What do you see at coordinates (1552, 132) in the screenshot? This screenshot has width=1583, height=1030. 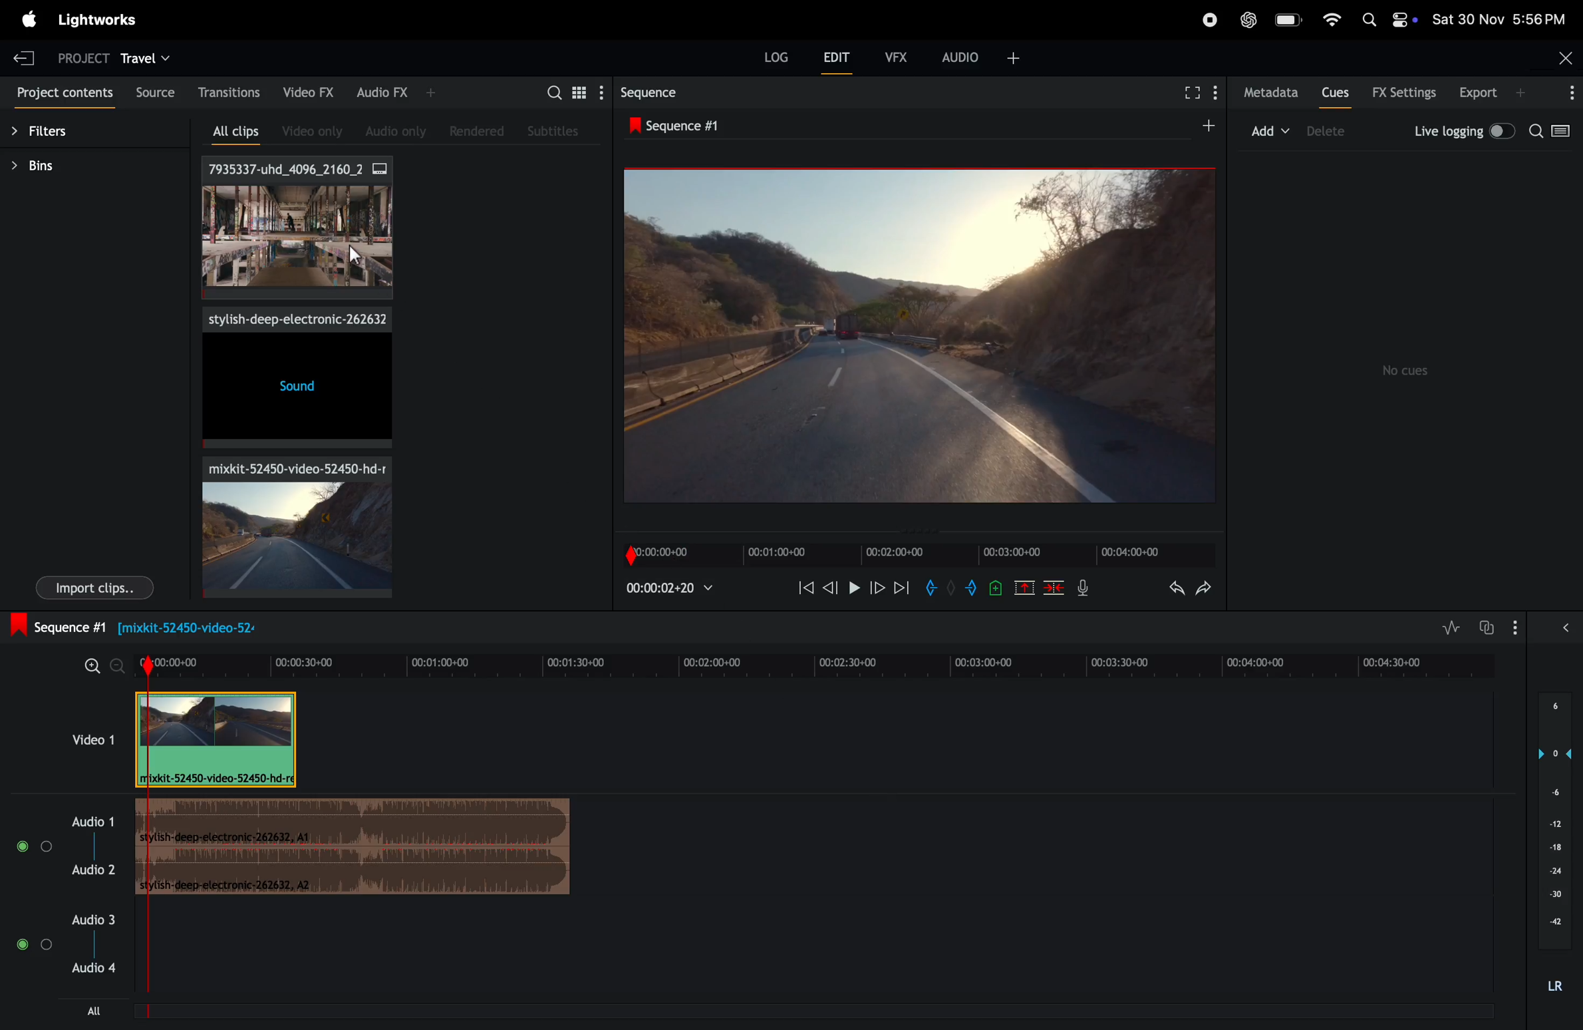 I see `search` at bounding box center [1552, 132].